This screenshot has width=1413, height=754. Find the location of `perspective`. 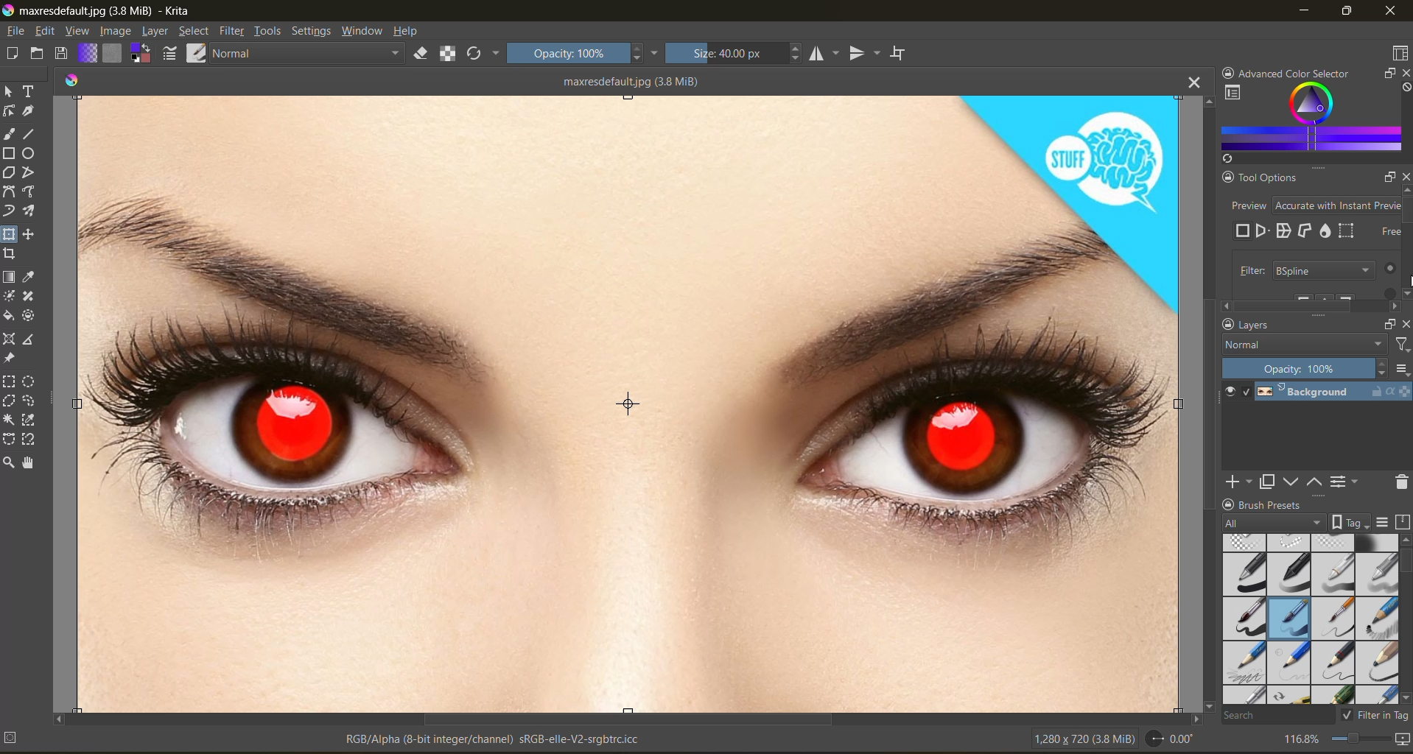

perspective is located at coordinates (1263, 231).